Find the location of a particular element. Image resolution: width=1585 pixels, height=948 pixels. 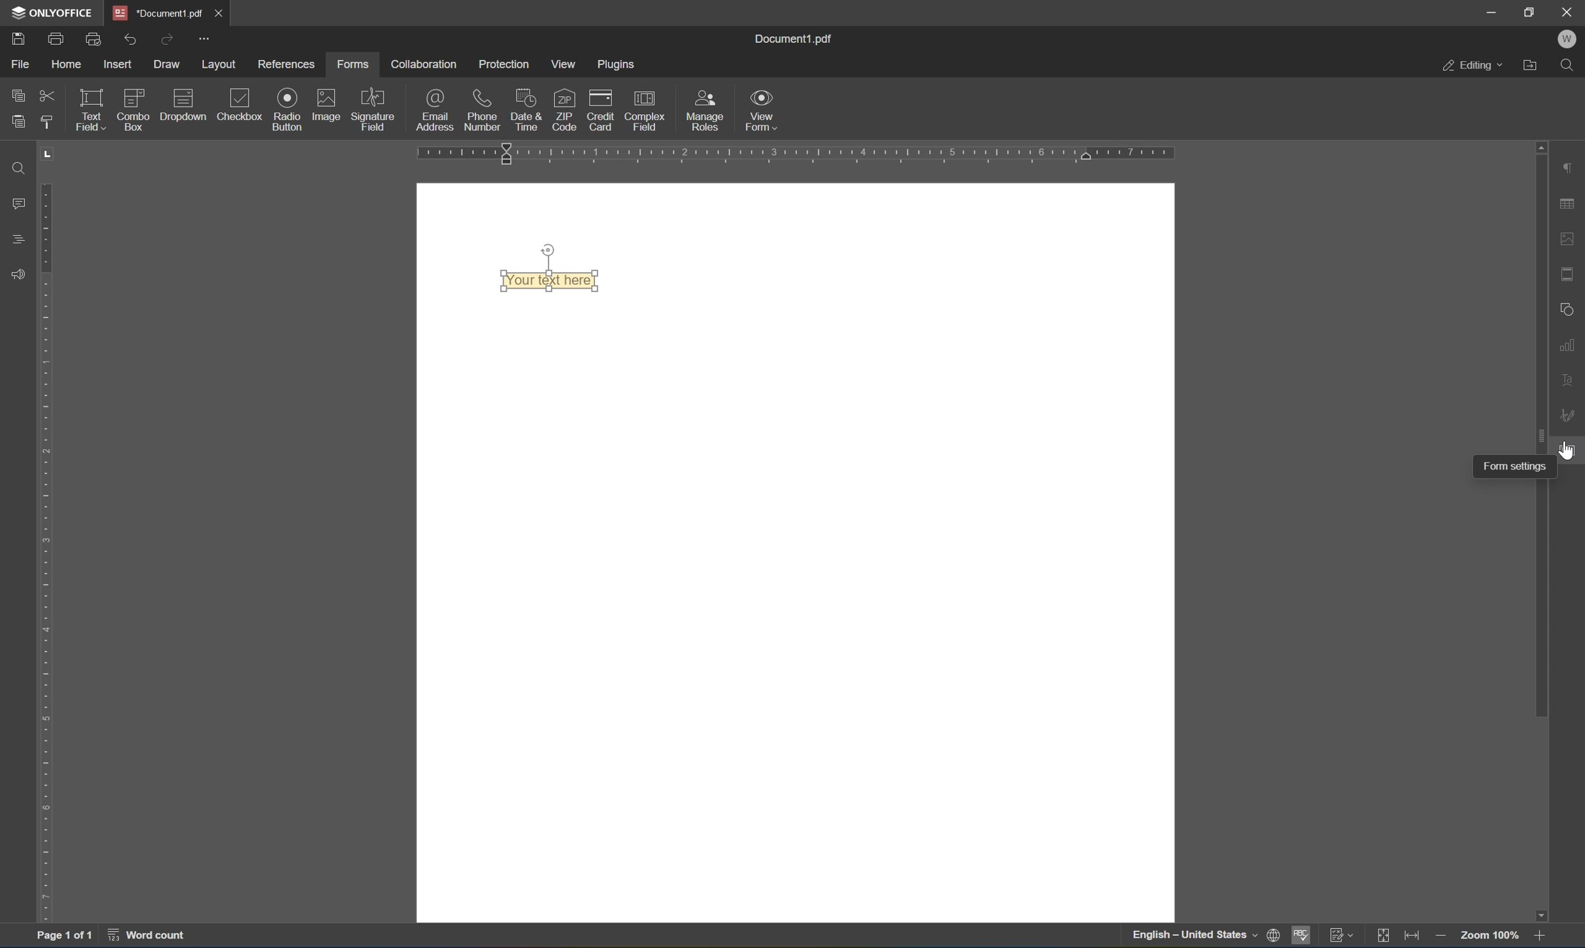

copy style is located at coordinates (45, 121).